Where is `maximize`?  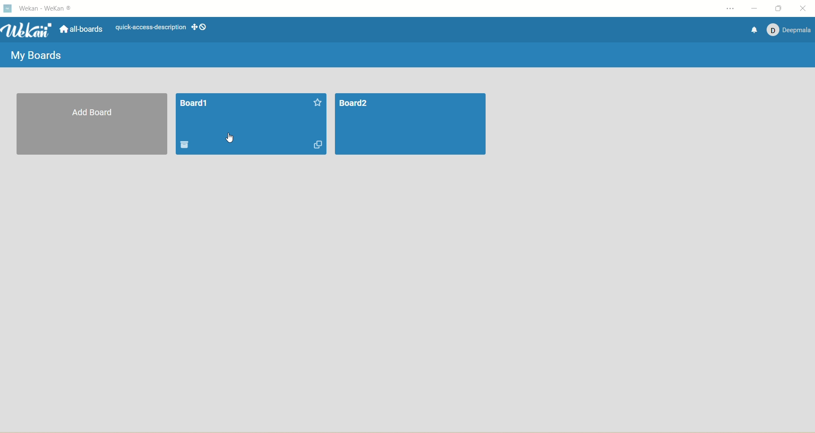 maximize is located at coordinates (780, 8).